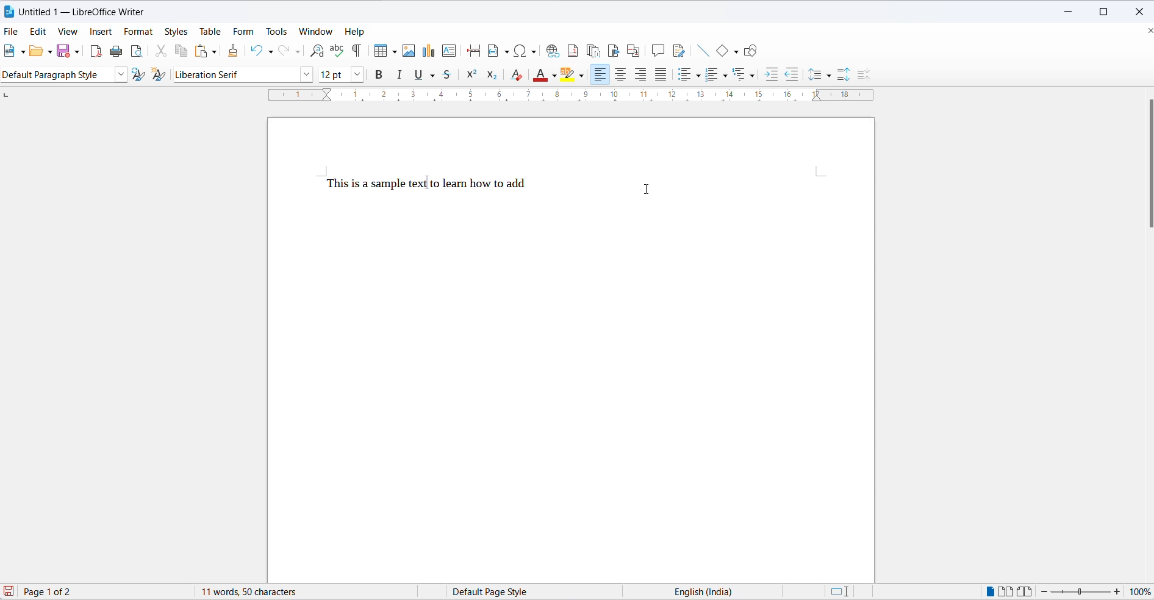 This screenshot has width=1154, height=600. Describe the element at coordinates (256, 51) in the screenshot. I see `undo` at that location.